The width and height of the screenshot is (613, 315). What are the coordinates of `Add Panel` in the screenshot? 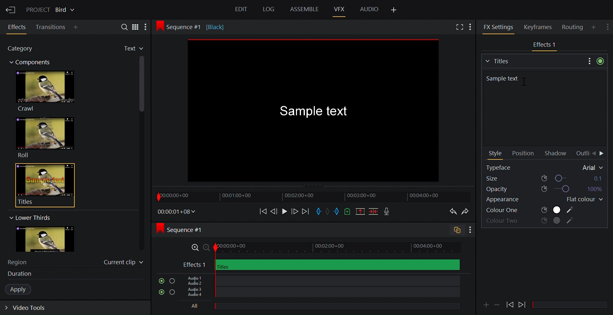 It's located at (394, 10).